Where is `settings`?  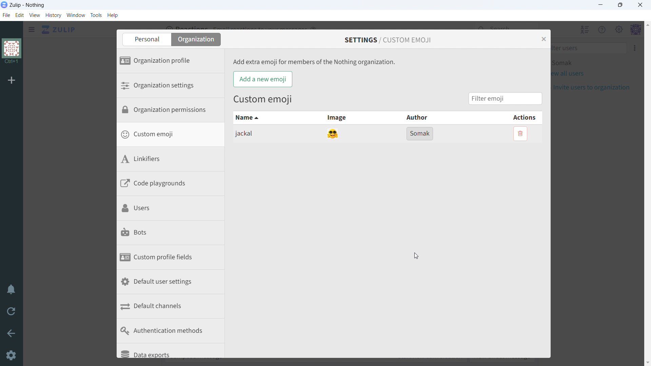 settings is located at coordinates (11, 355).